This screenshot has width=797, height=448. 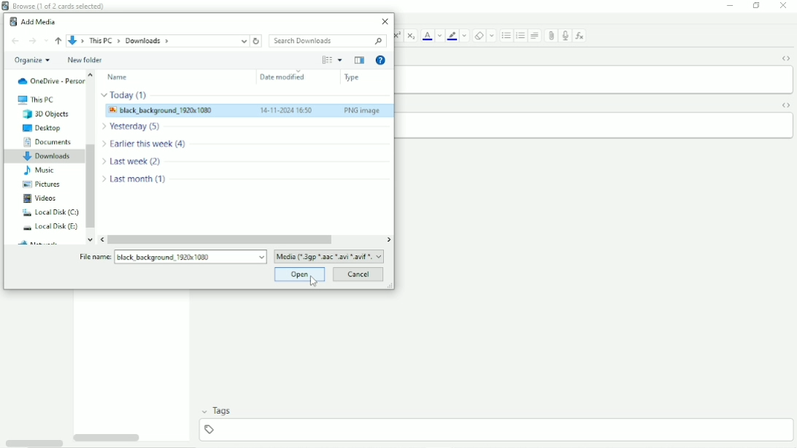 I want to click on File name, so click(x=191, y=256).